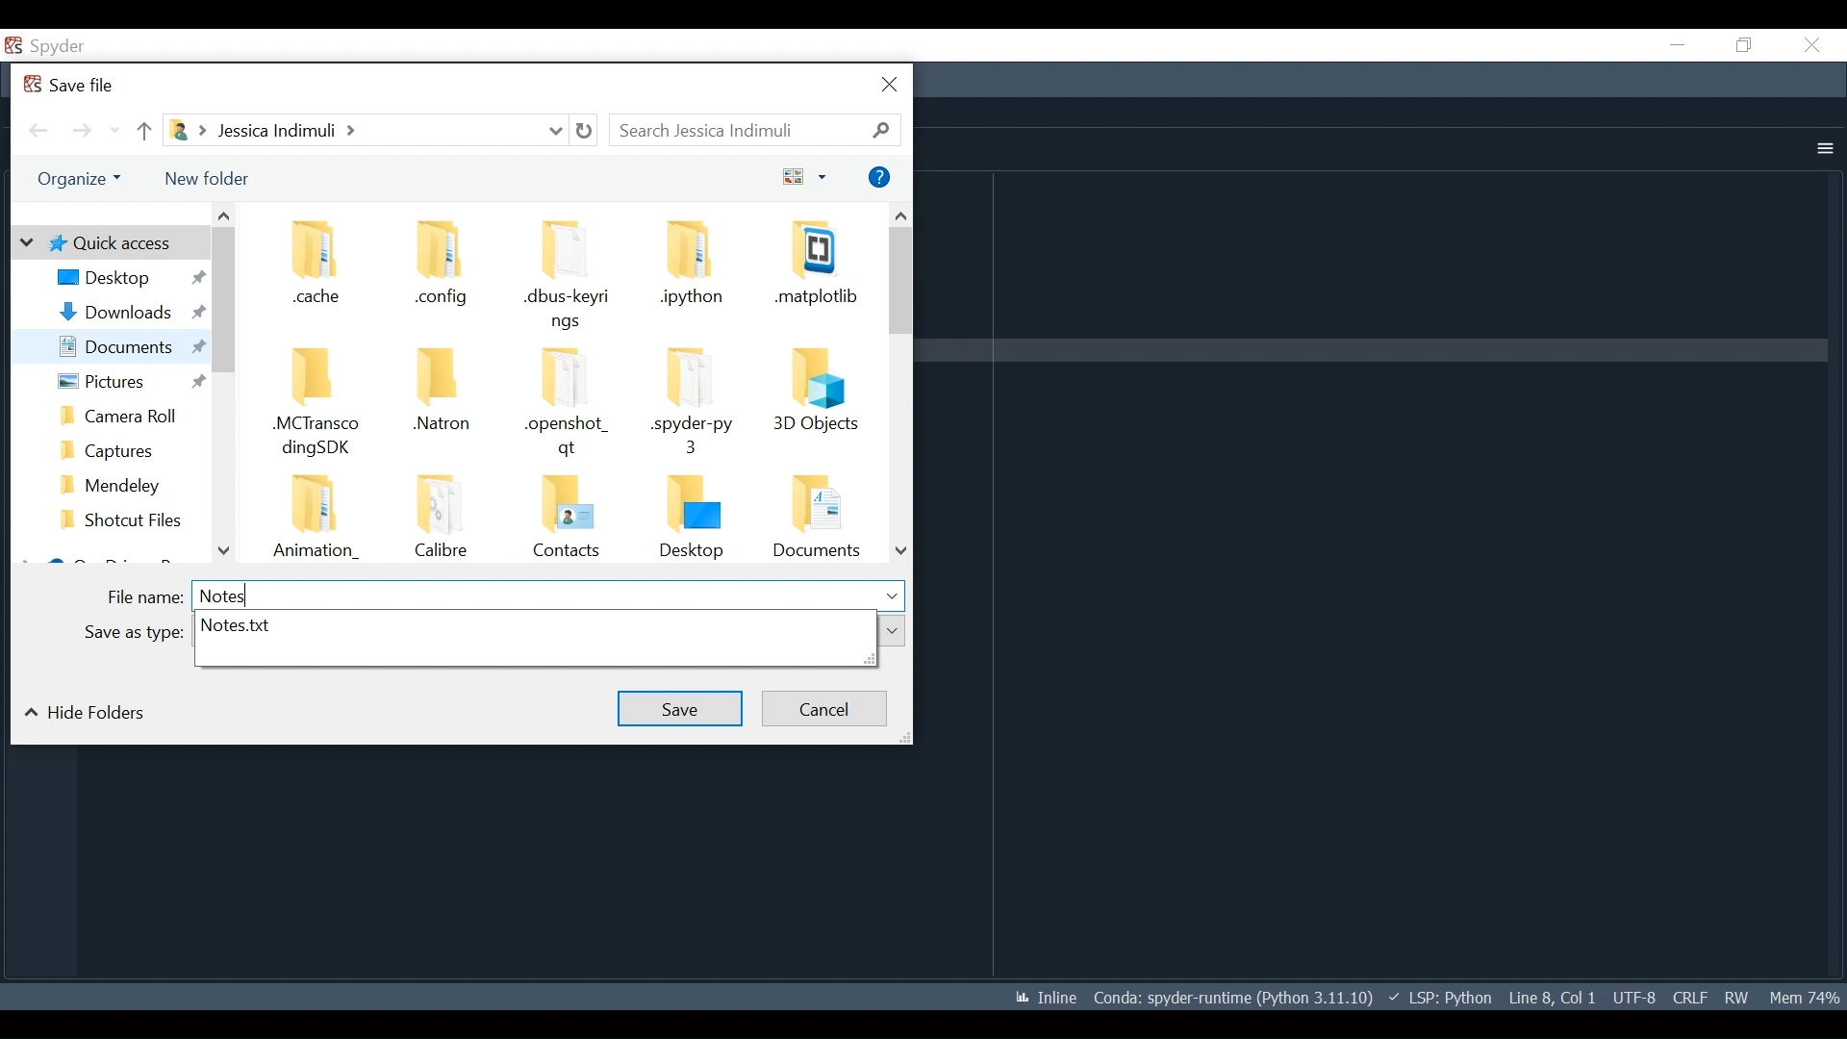 The width and height of the screenshot is (1847, 1039). Describe the element at coordinates (1635, 998) in the screenshot. I see `File Encoding` at that location.